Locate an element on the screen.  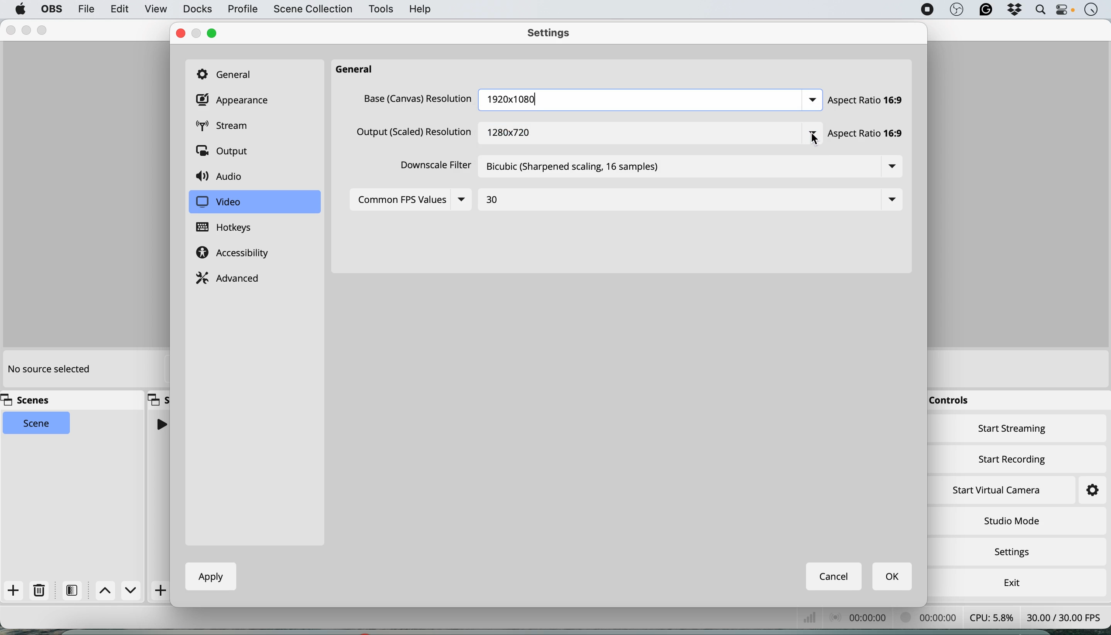
bicubic (sharpened scalling) is located at coordinates (580, 170).